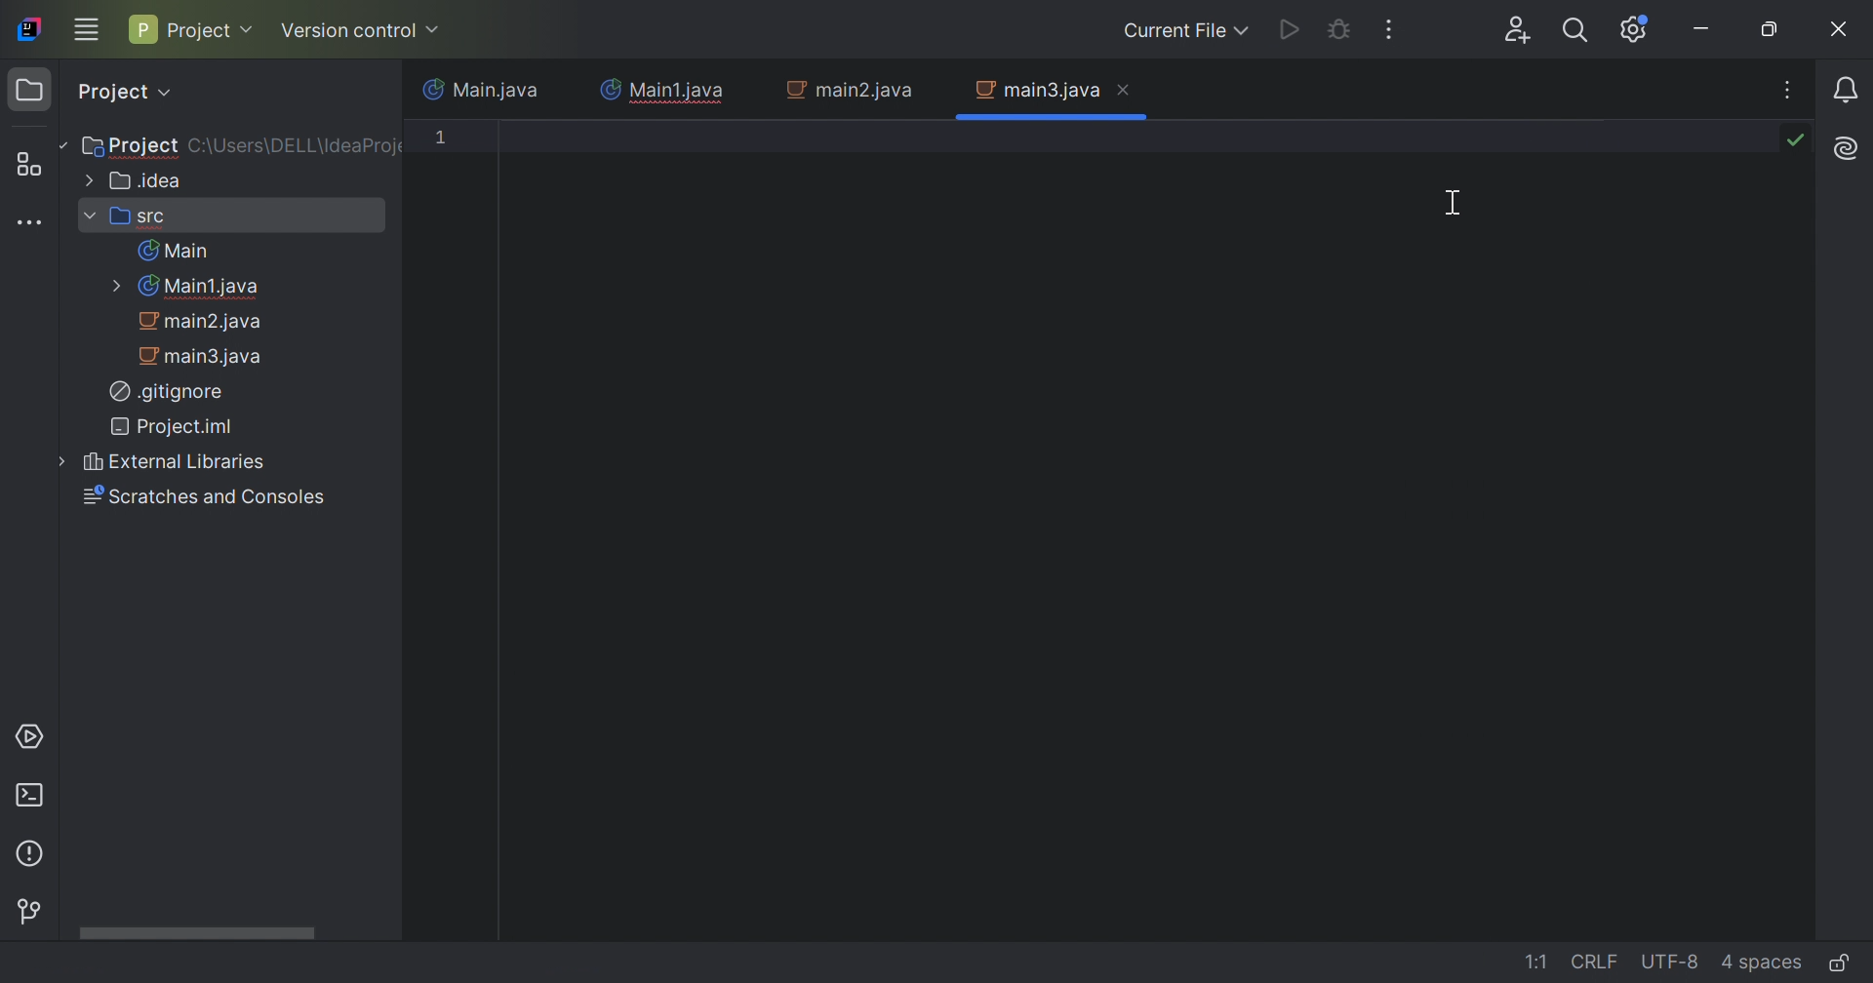 The width and height of the screenshot is (1873, 983). What do you see at coordinates (133, 179) in the screenshot?
I see `.idea` at bounding box center [133, 179].